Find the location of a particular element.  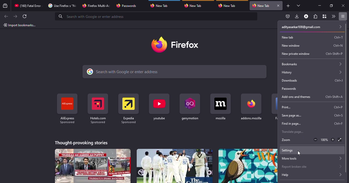

tab is located at coordinates (61, 6).